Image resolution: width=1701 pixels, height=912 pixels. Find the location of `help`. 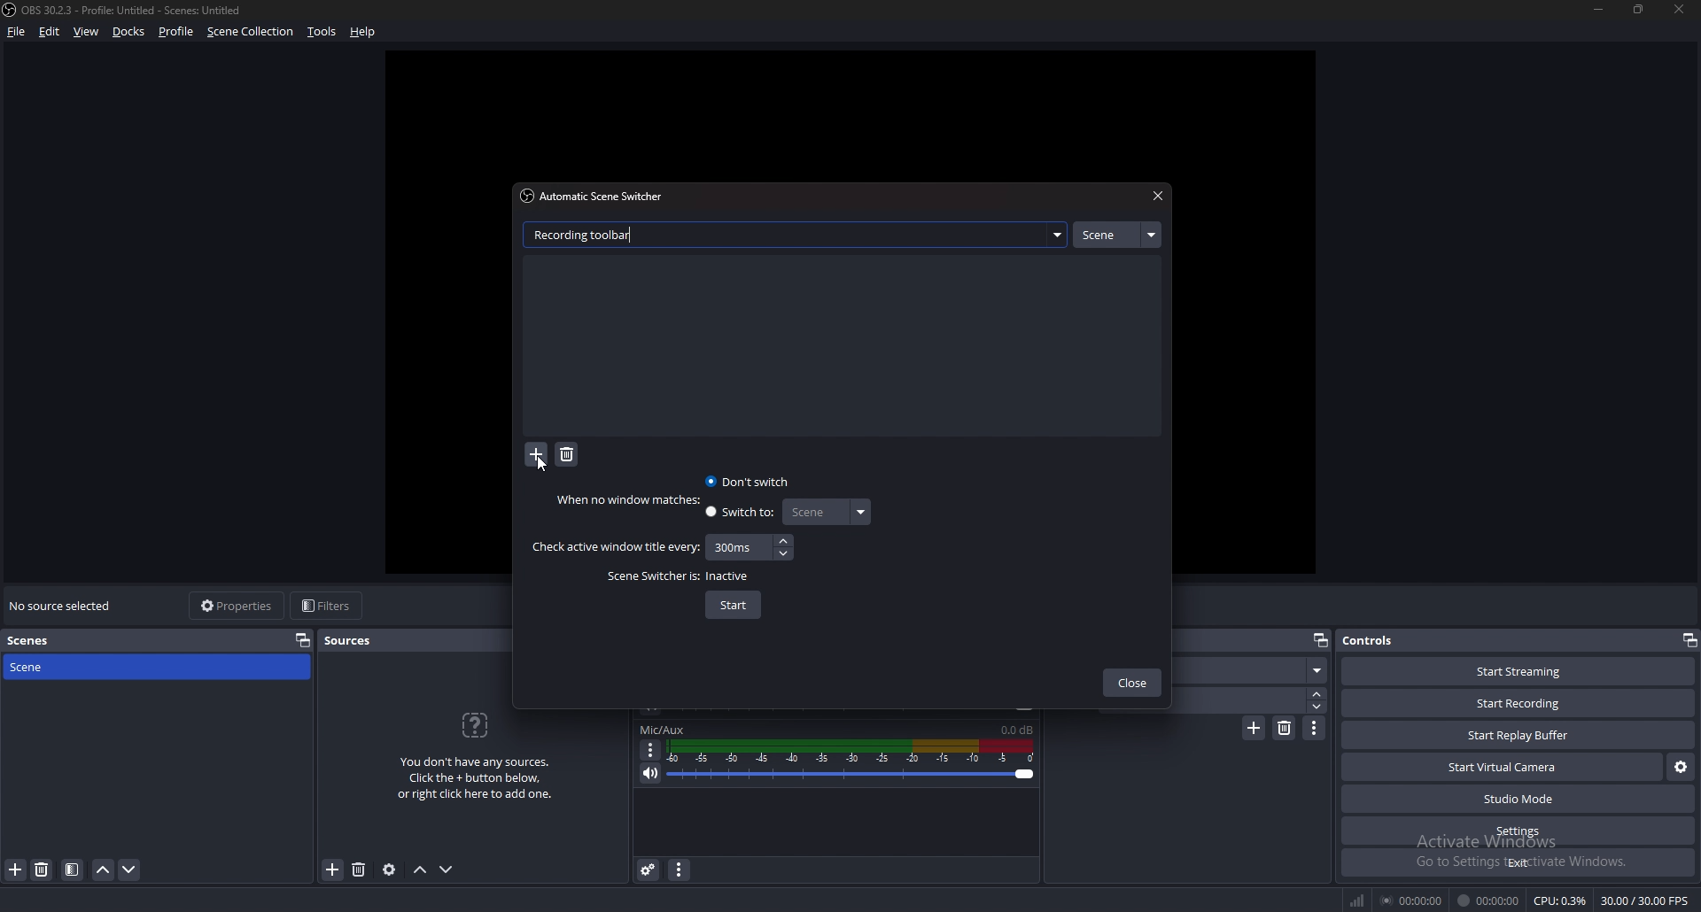

help is located at coordinates (363, 33).